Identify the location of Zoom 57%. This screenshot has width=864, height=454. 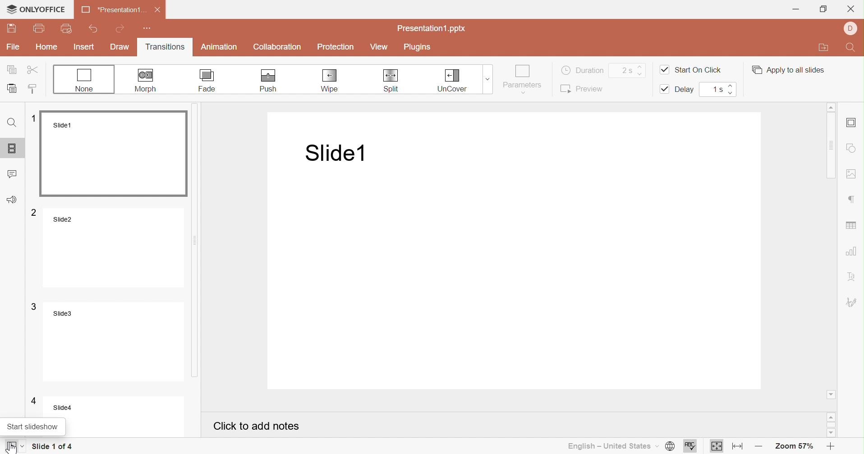
(795, 447).